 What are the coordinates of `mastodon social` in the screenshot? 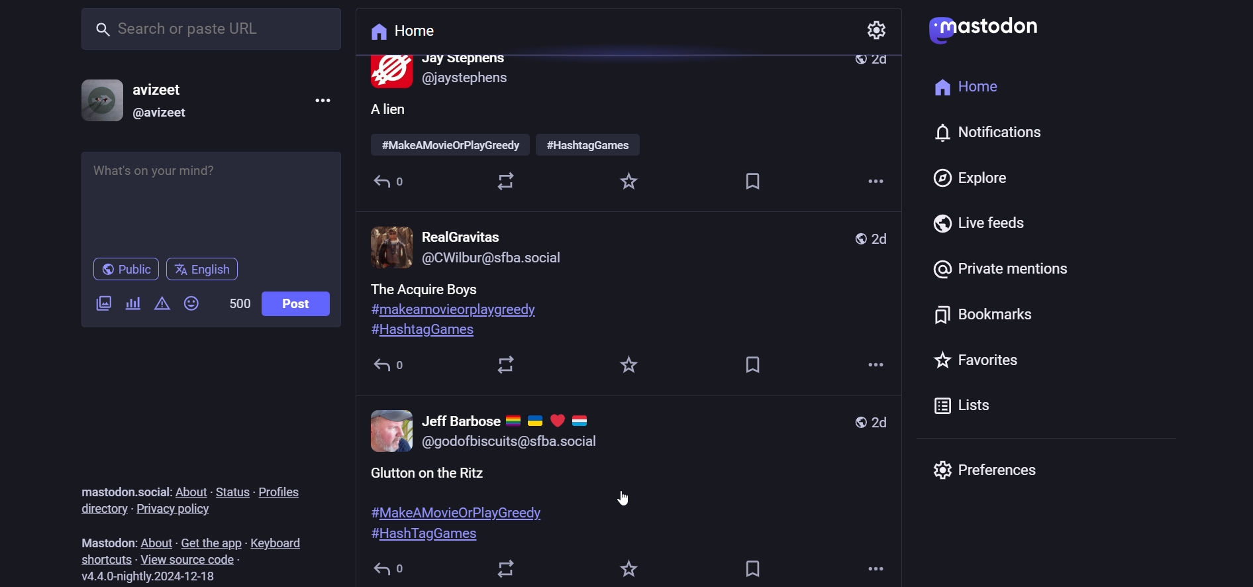 It's located at (121, 490).